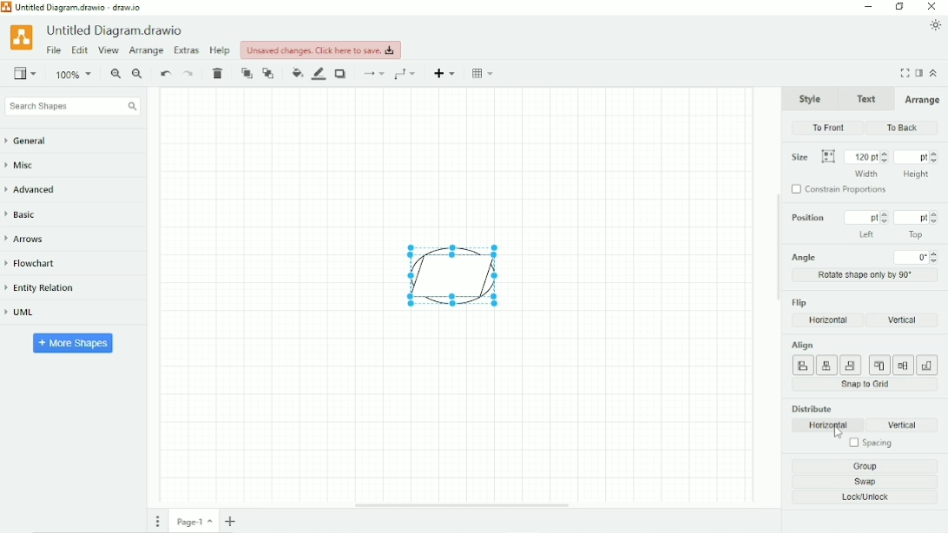 The height and width of the screenshot is (533, 948). What do you see at coordinates (936, 25) in the screenshot?
I see `Appearance` at bounding box center [936, 25].